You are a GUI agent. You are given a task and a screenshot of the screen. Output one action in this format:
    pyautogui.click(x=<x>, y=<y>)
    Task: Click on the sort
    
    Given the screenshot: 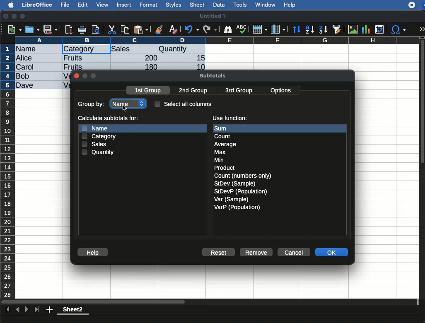 What is the action you would take?
    pyautogui.click(x=296, y=30)
    